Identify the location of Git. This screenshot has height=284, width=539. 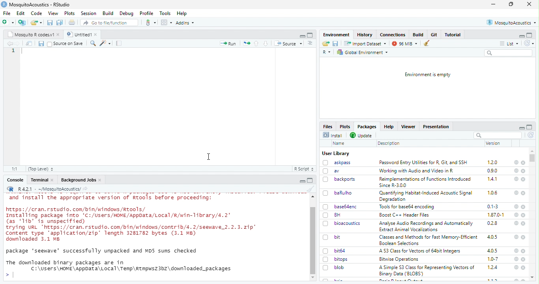
(435, 34).